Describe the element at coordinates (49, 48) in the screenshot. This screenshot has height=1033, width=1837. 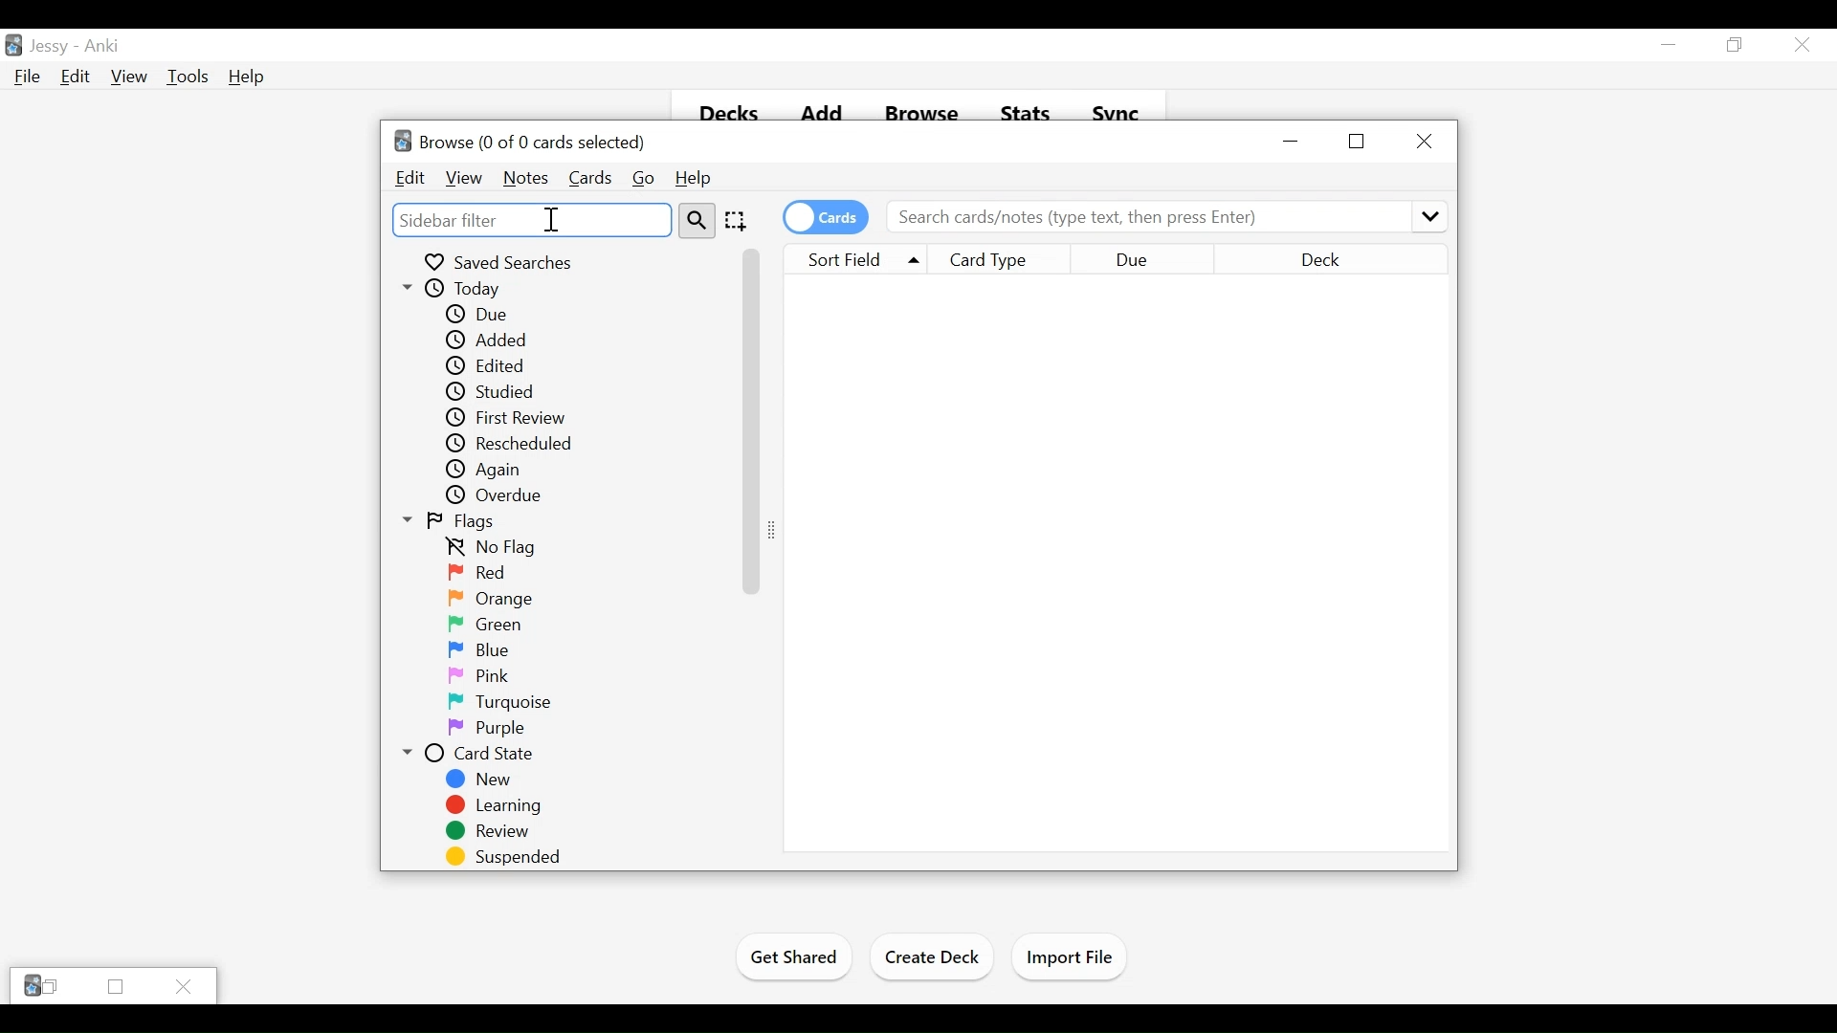
I see `User Profile` at that location.